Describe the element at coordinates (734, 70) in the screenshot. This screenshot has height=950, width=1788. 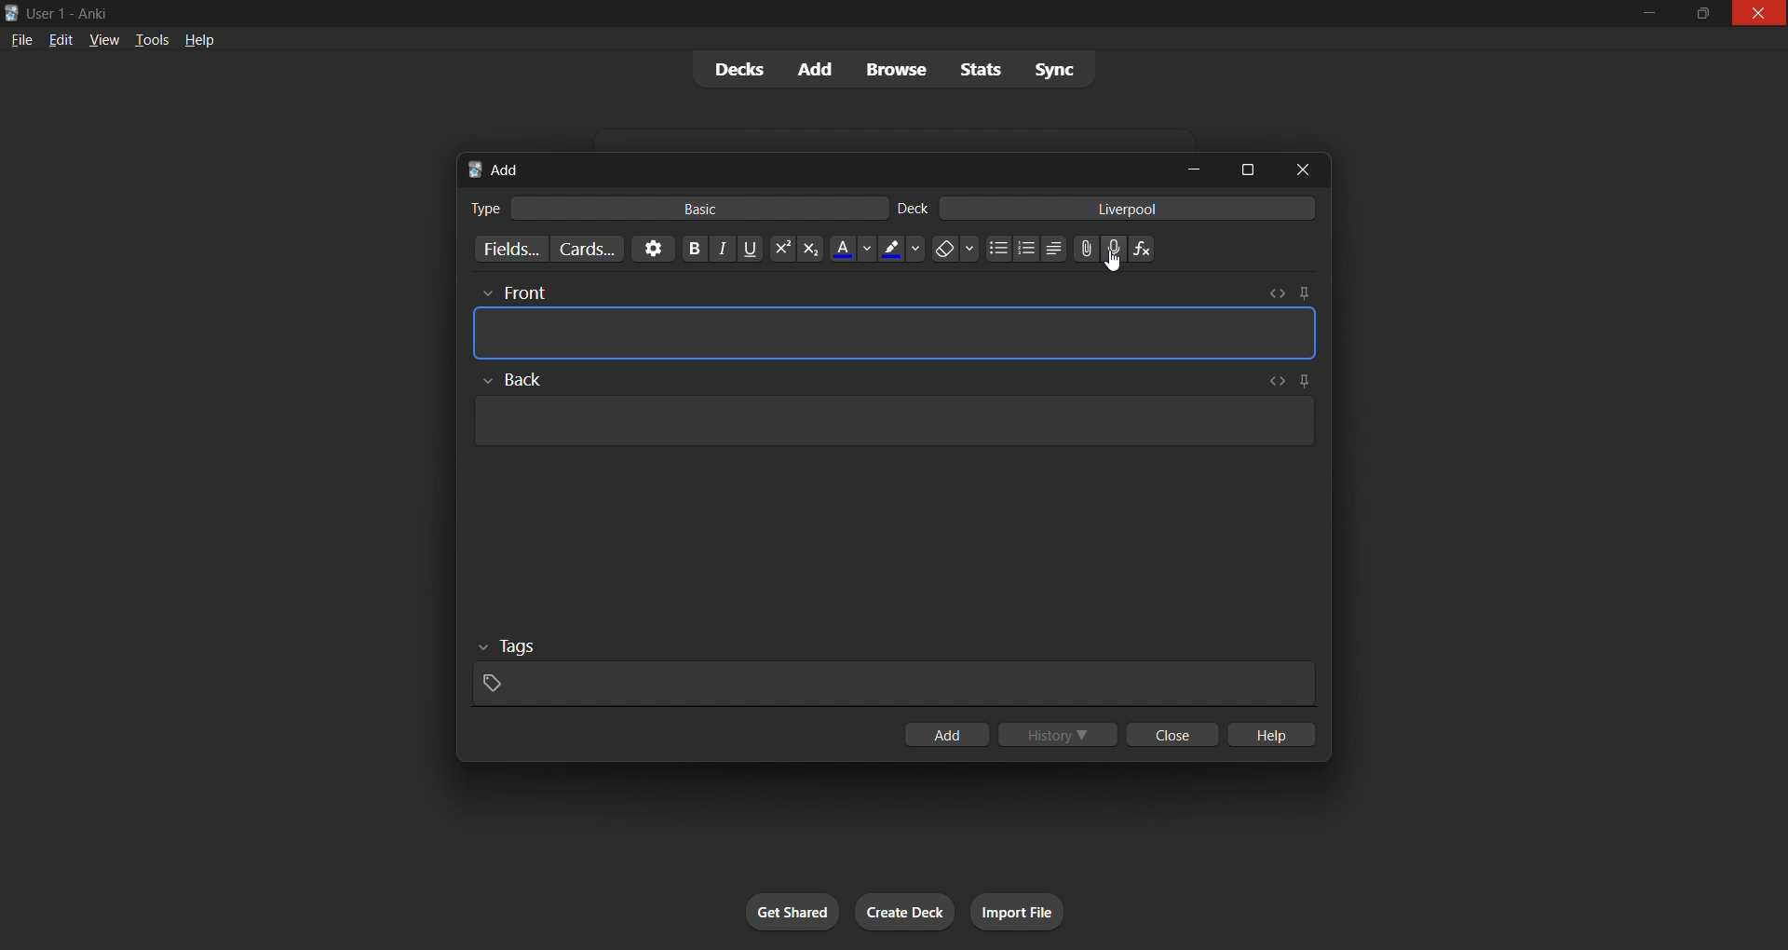
I see `decks` at that location.